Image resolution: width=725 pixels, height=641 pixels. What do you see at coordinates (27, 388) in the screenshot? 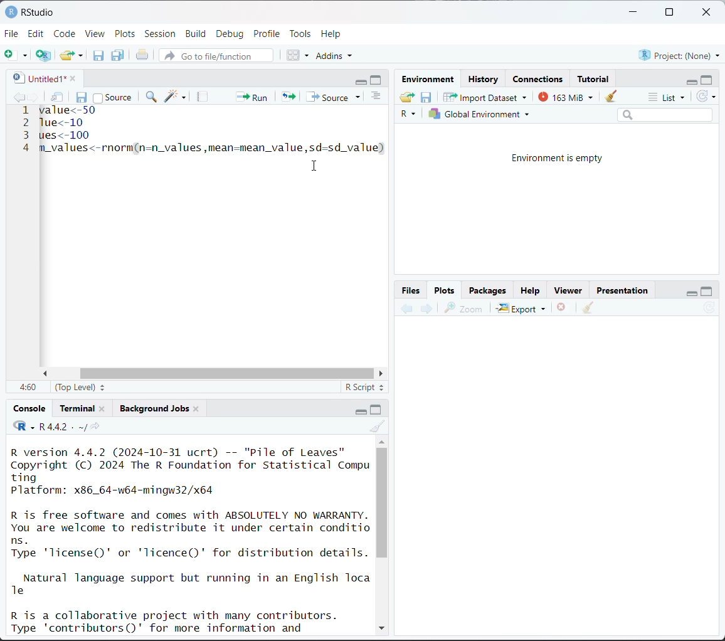
I see `4:60` at bounding box center [27, 388].